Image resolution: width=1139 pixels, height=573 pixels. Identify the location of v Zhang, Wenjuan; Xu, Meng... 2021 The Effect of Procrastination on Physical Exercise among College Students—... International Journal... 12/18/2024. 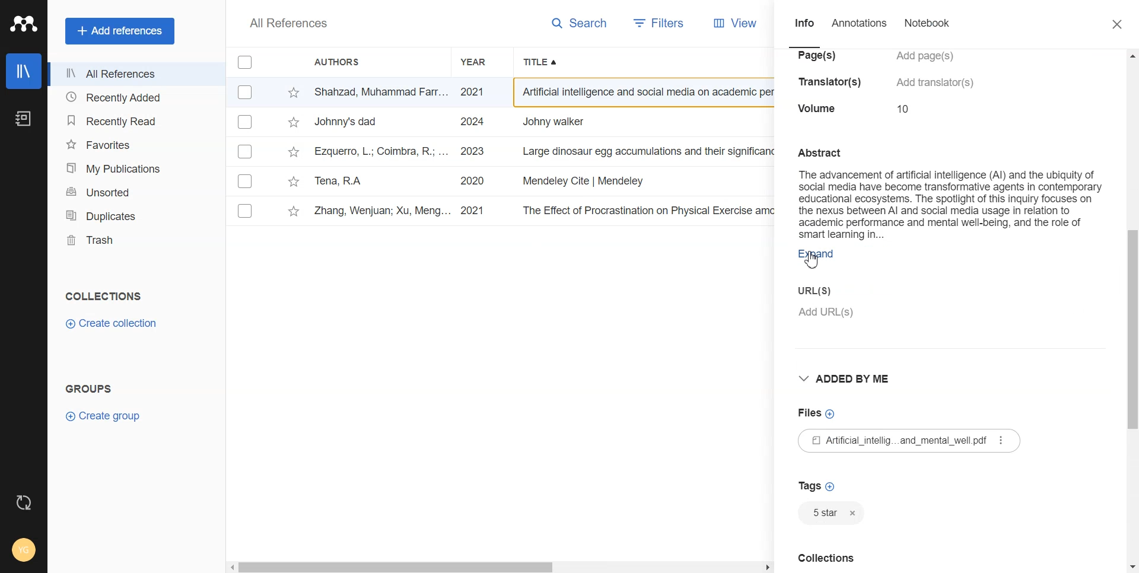
(546, 212).